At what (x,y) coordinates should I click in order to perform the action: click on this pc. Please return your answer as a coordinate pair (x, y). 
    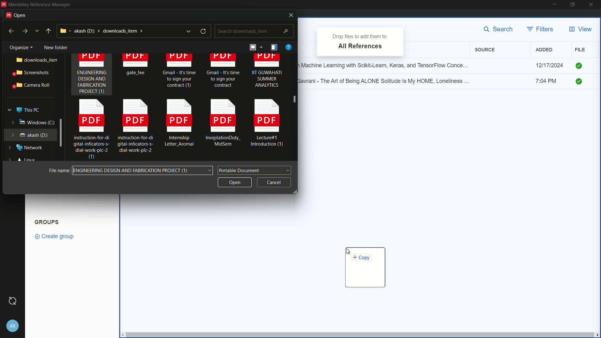
    Looking at the image, I should click on (28, 109).